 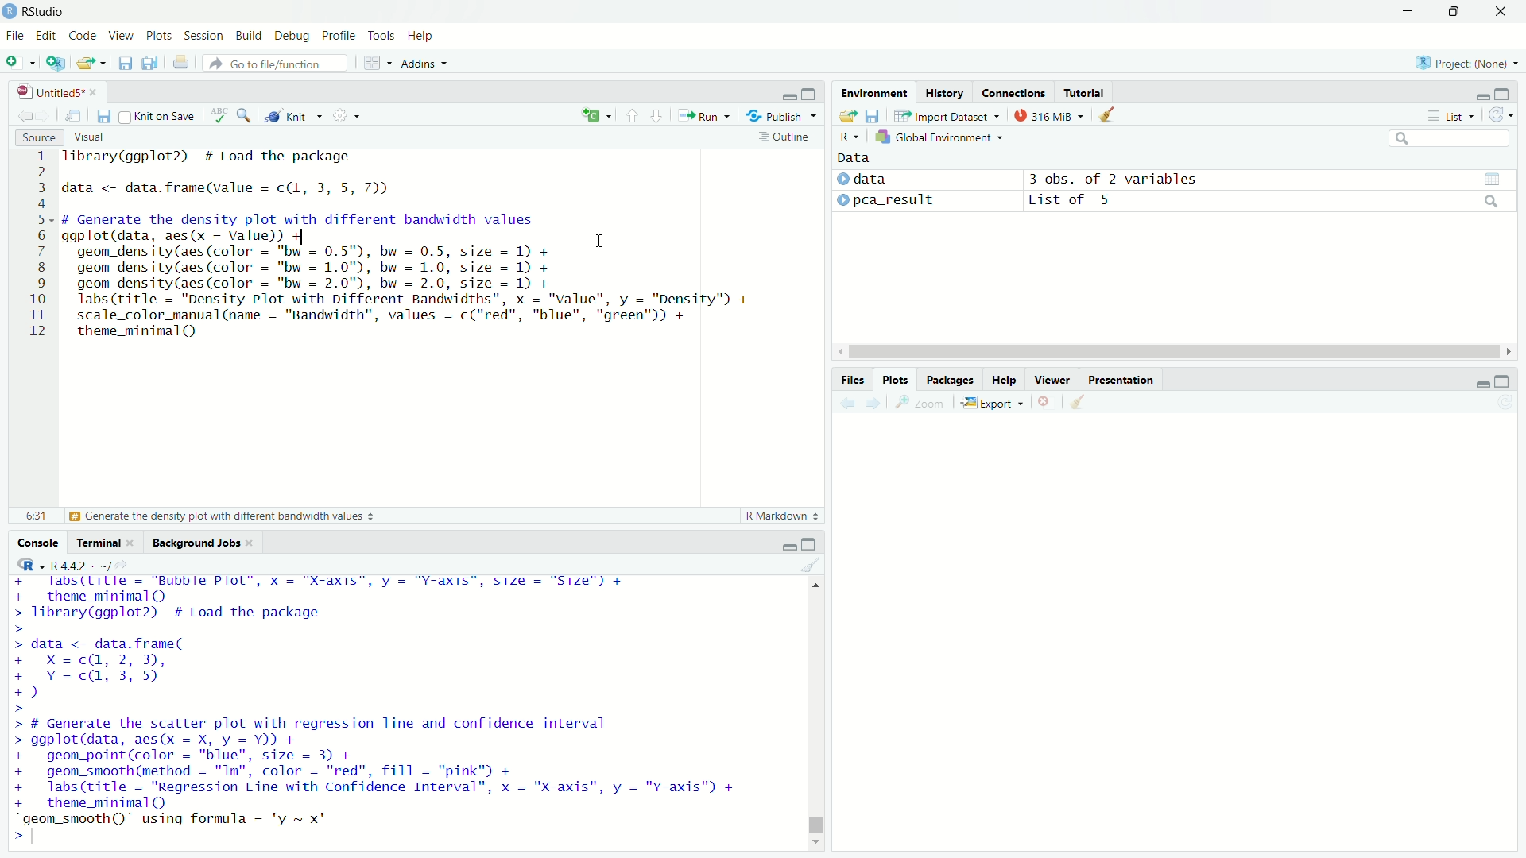 I want to click on maximize, so click(x=808, y=543).